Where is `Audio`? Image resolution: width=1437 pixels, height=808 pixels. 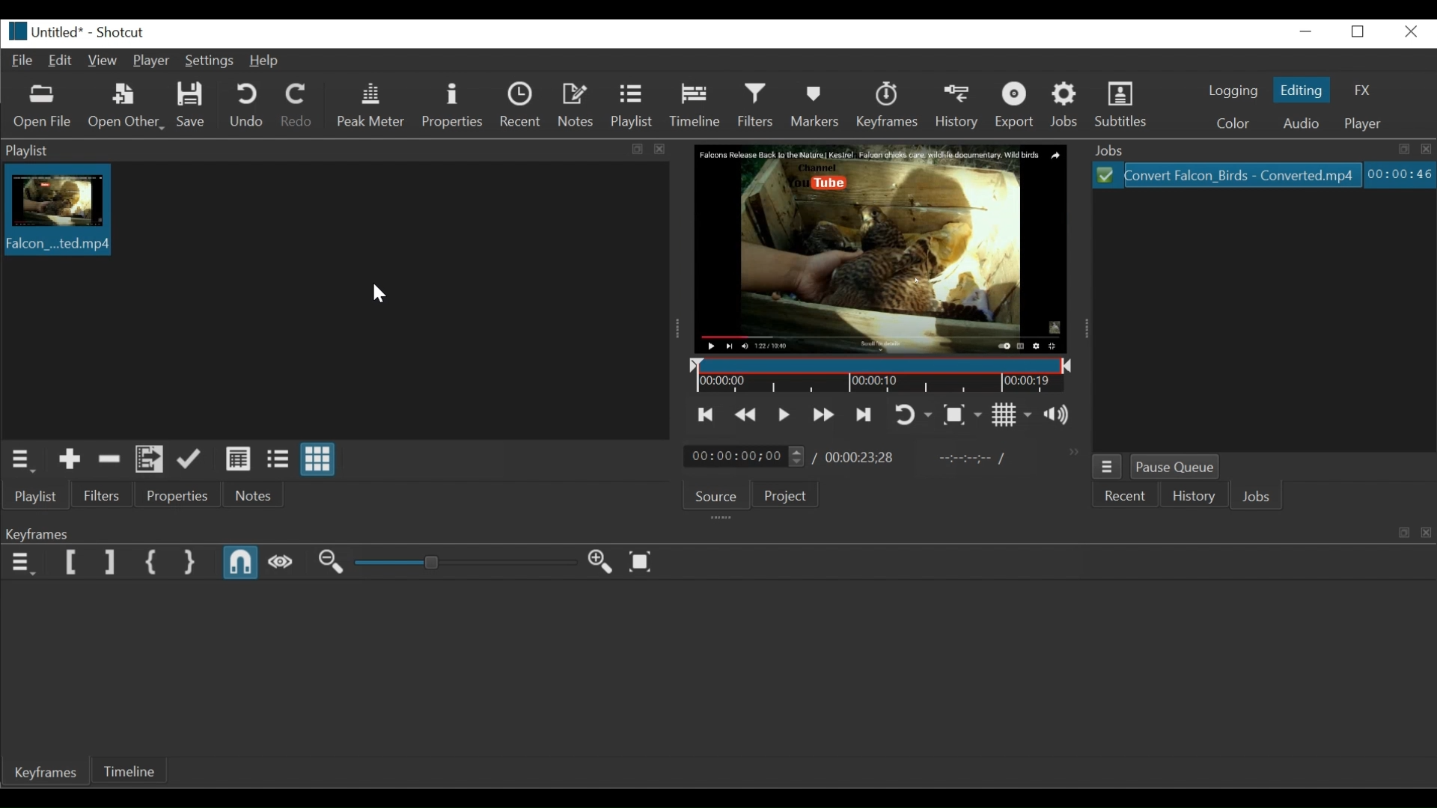 Audio is located at coordinates (1304, 123).